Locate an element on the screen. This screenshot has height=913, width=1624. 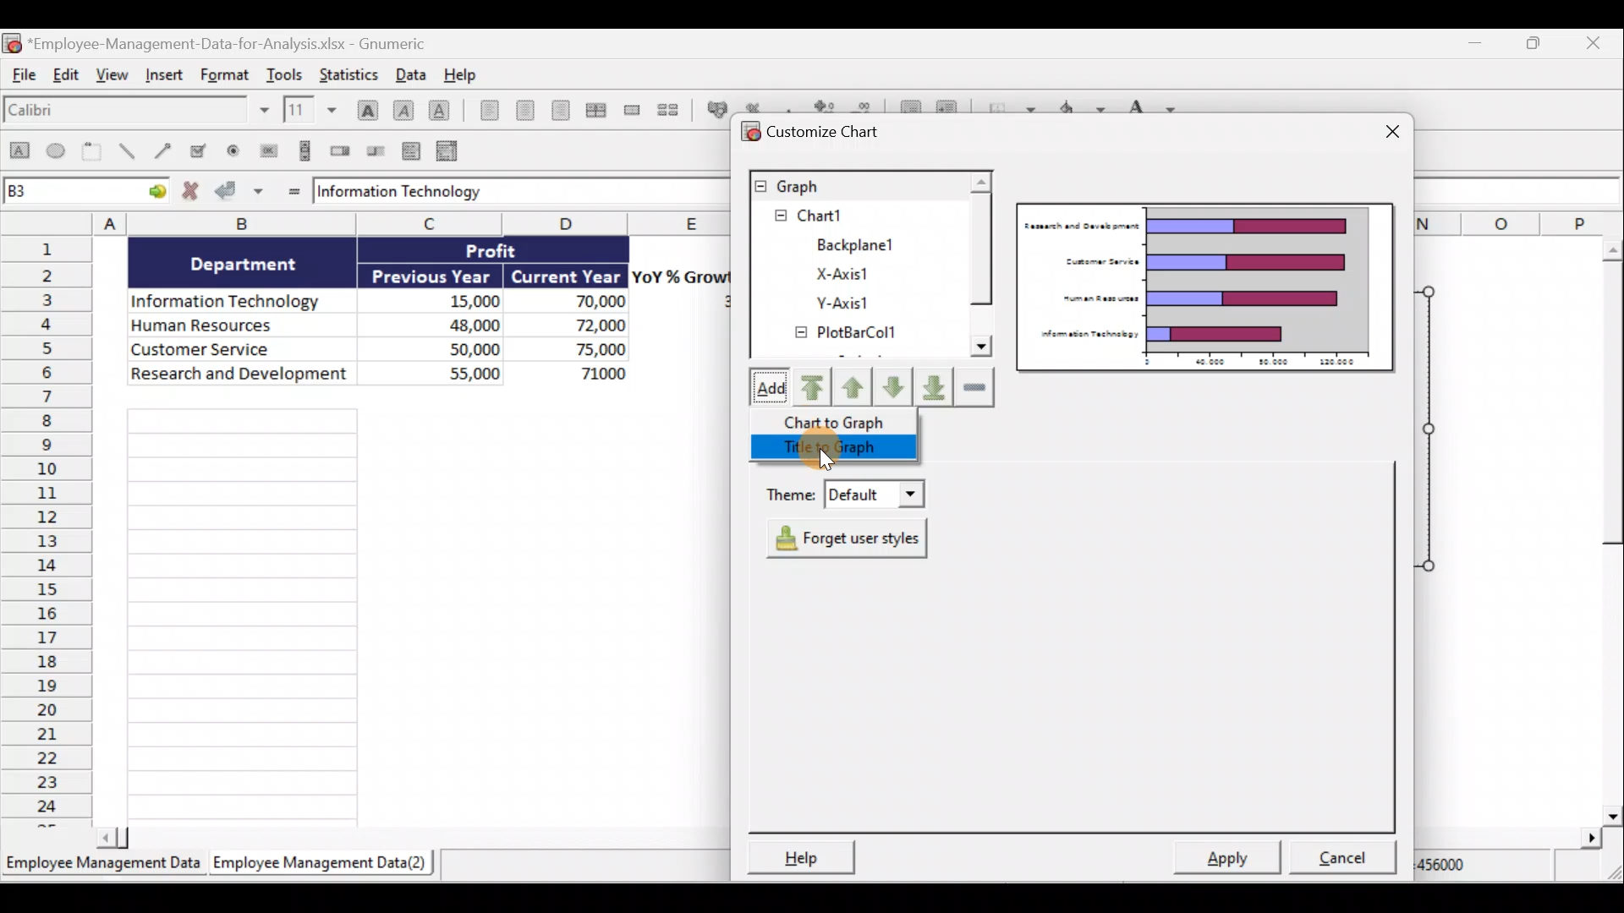
Merge a range of cells is located at coordinates (635, 110).